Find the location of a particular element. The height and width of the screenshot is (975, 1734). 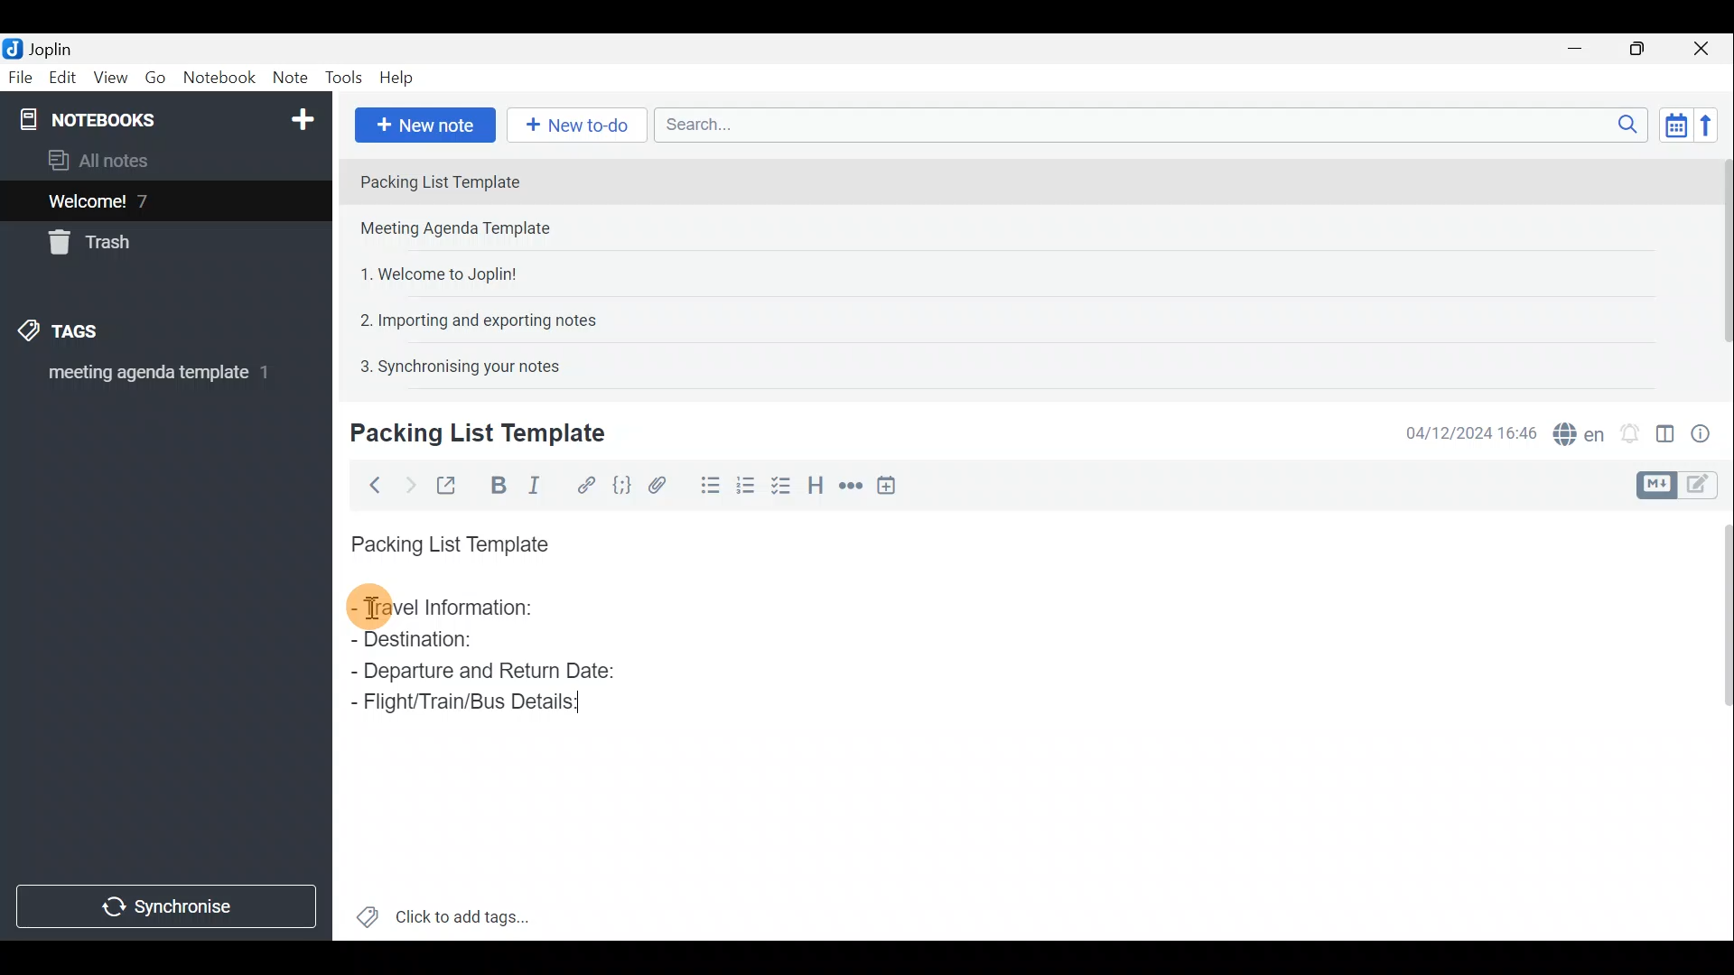

New to-do is located at coordinates (578, 125).